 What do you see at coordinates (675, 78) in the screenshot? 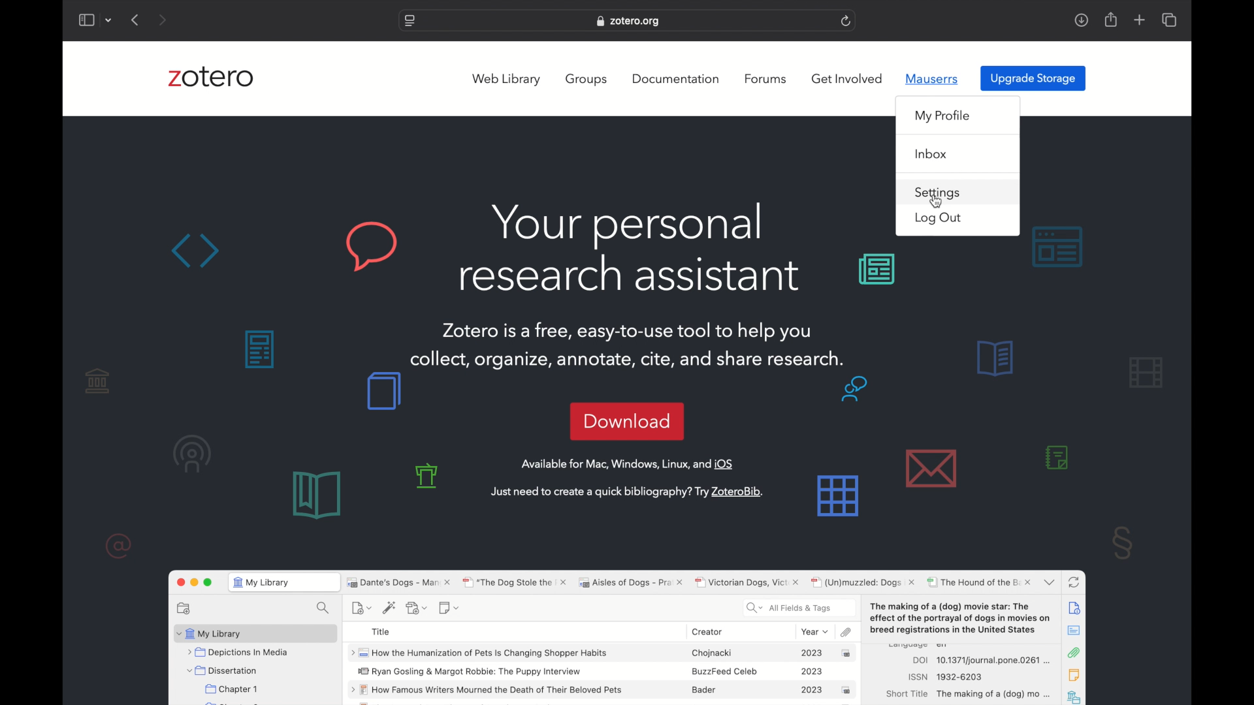
I see `documentation` at bounding box center [675, 78].